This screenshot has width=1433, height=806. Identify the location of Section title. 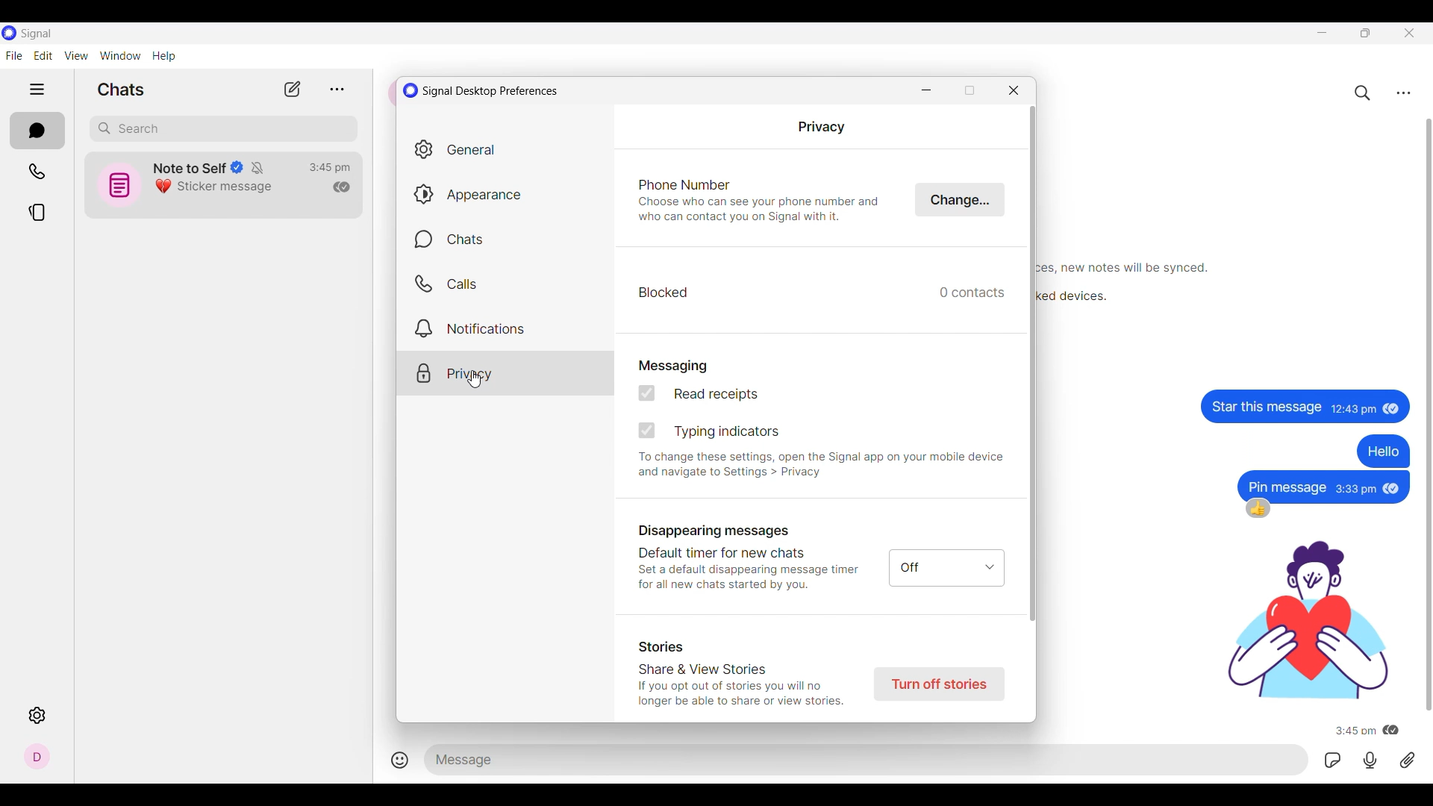
(121, 90).